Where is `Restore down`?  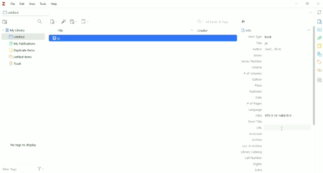
Restore down is located at coordinates (307, 4).